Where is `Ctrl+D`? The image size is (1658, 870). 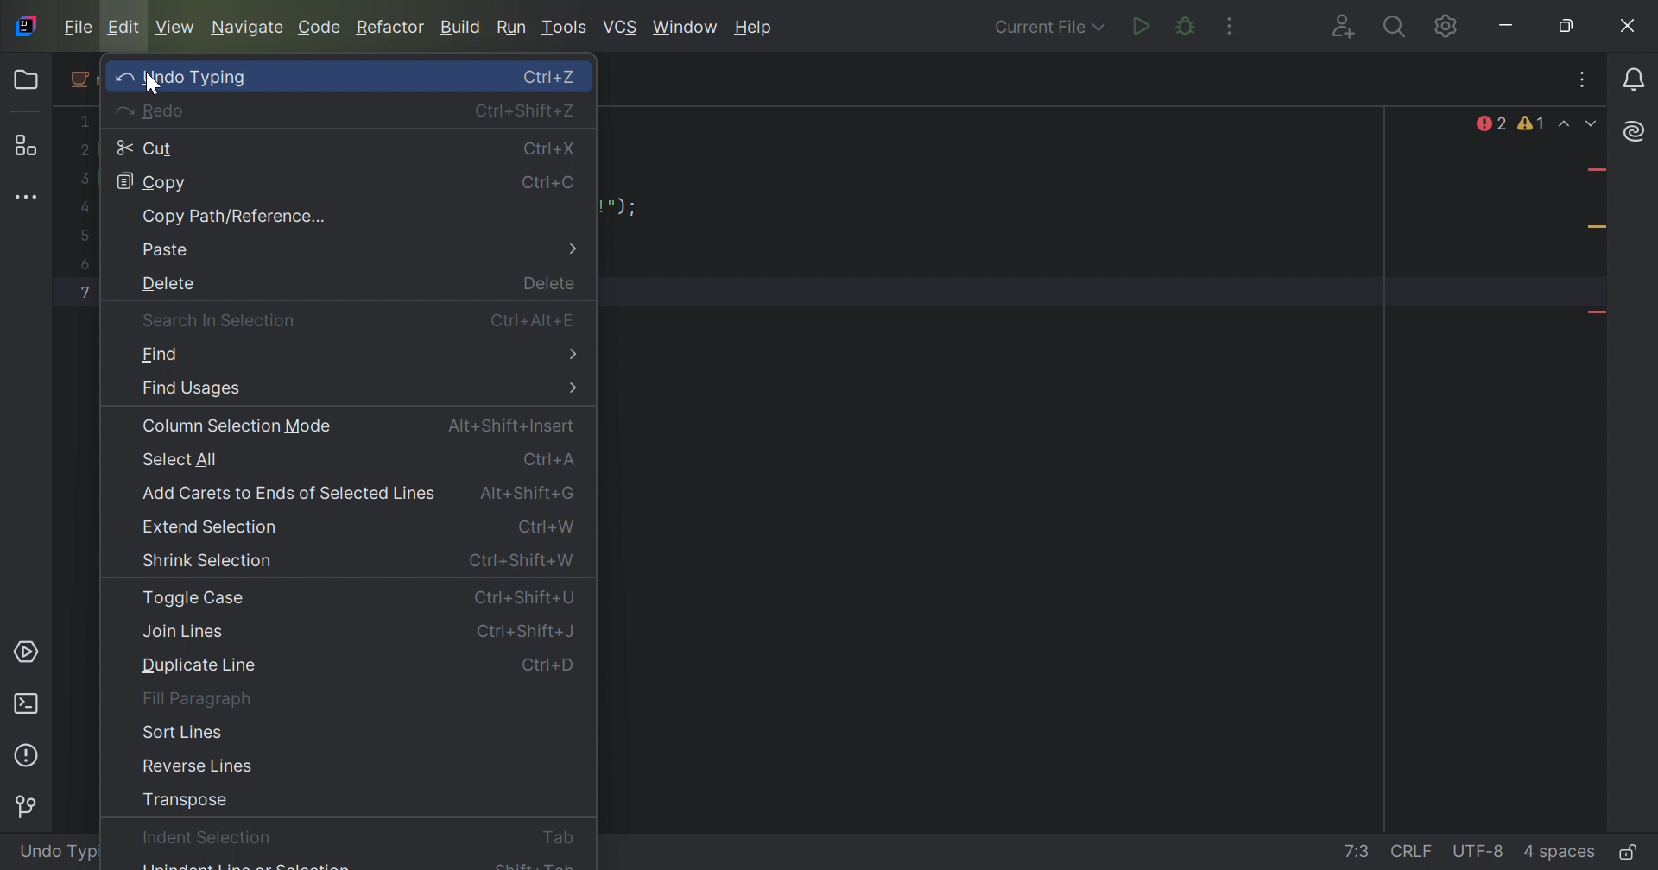 Ctrl+D is located at coordinates (545, 665).